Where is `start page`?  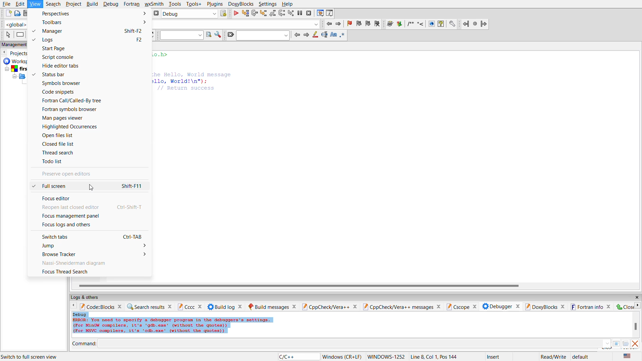 start page is located at coordinates (61, 48).